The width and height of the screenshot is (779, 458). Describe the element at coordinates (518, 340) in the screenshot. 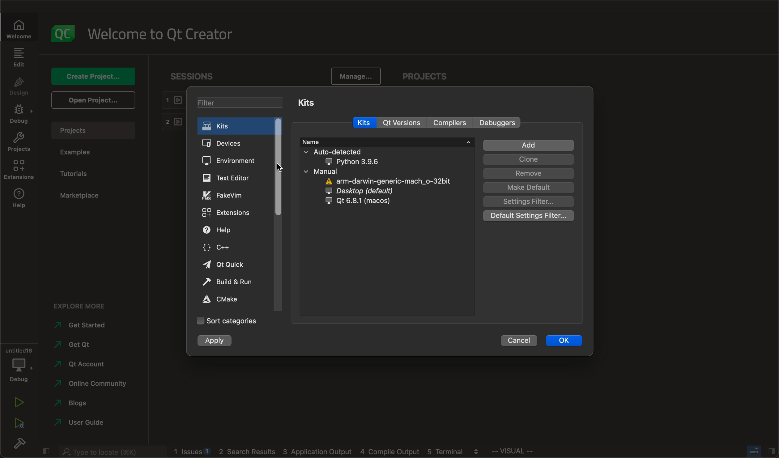

I see `cancel` at that location.